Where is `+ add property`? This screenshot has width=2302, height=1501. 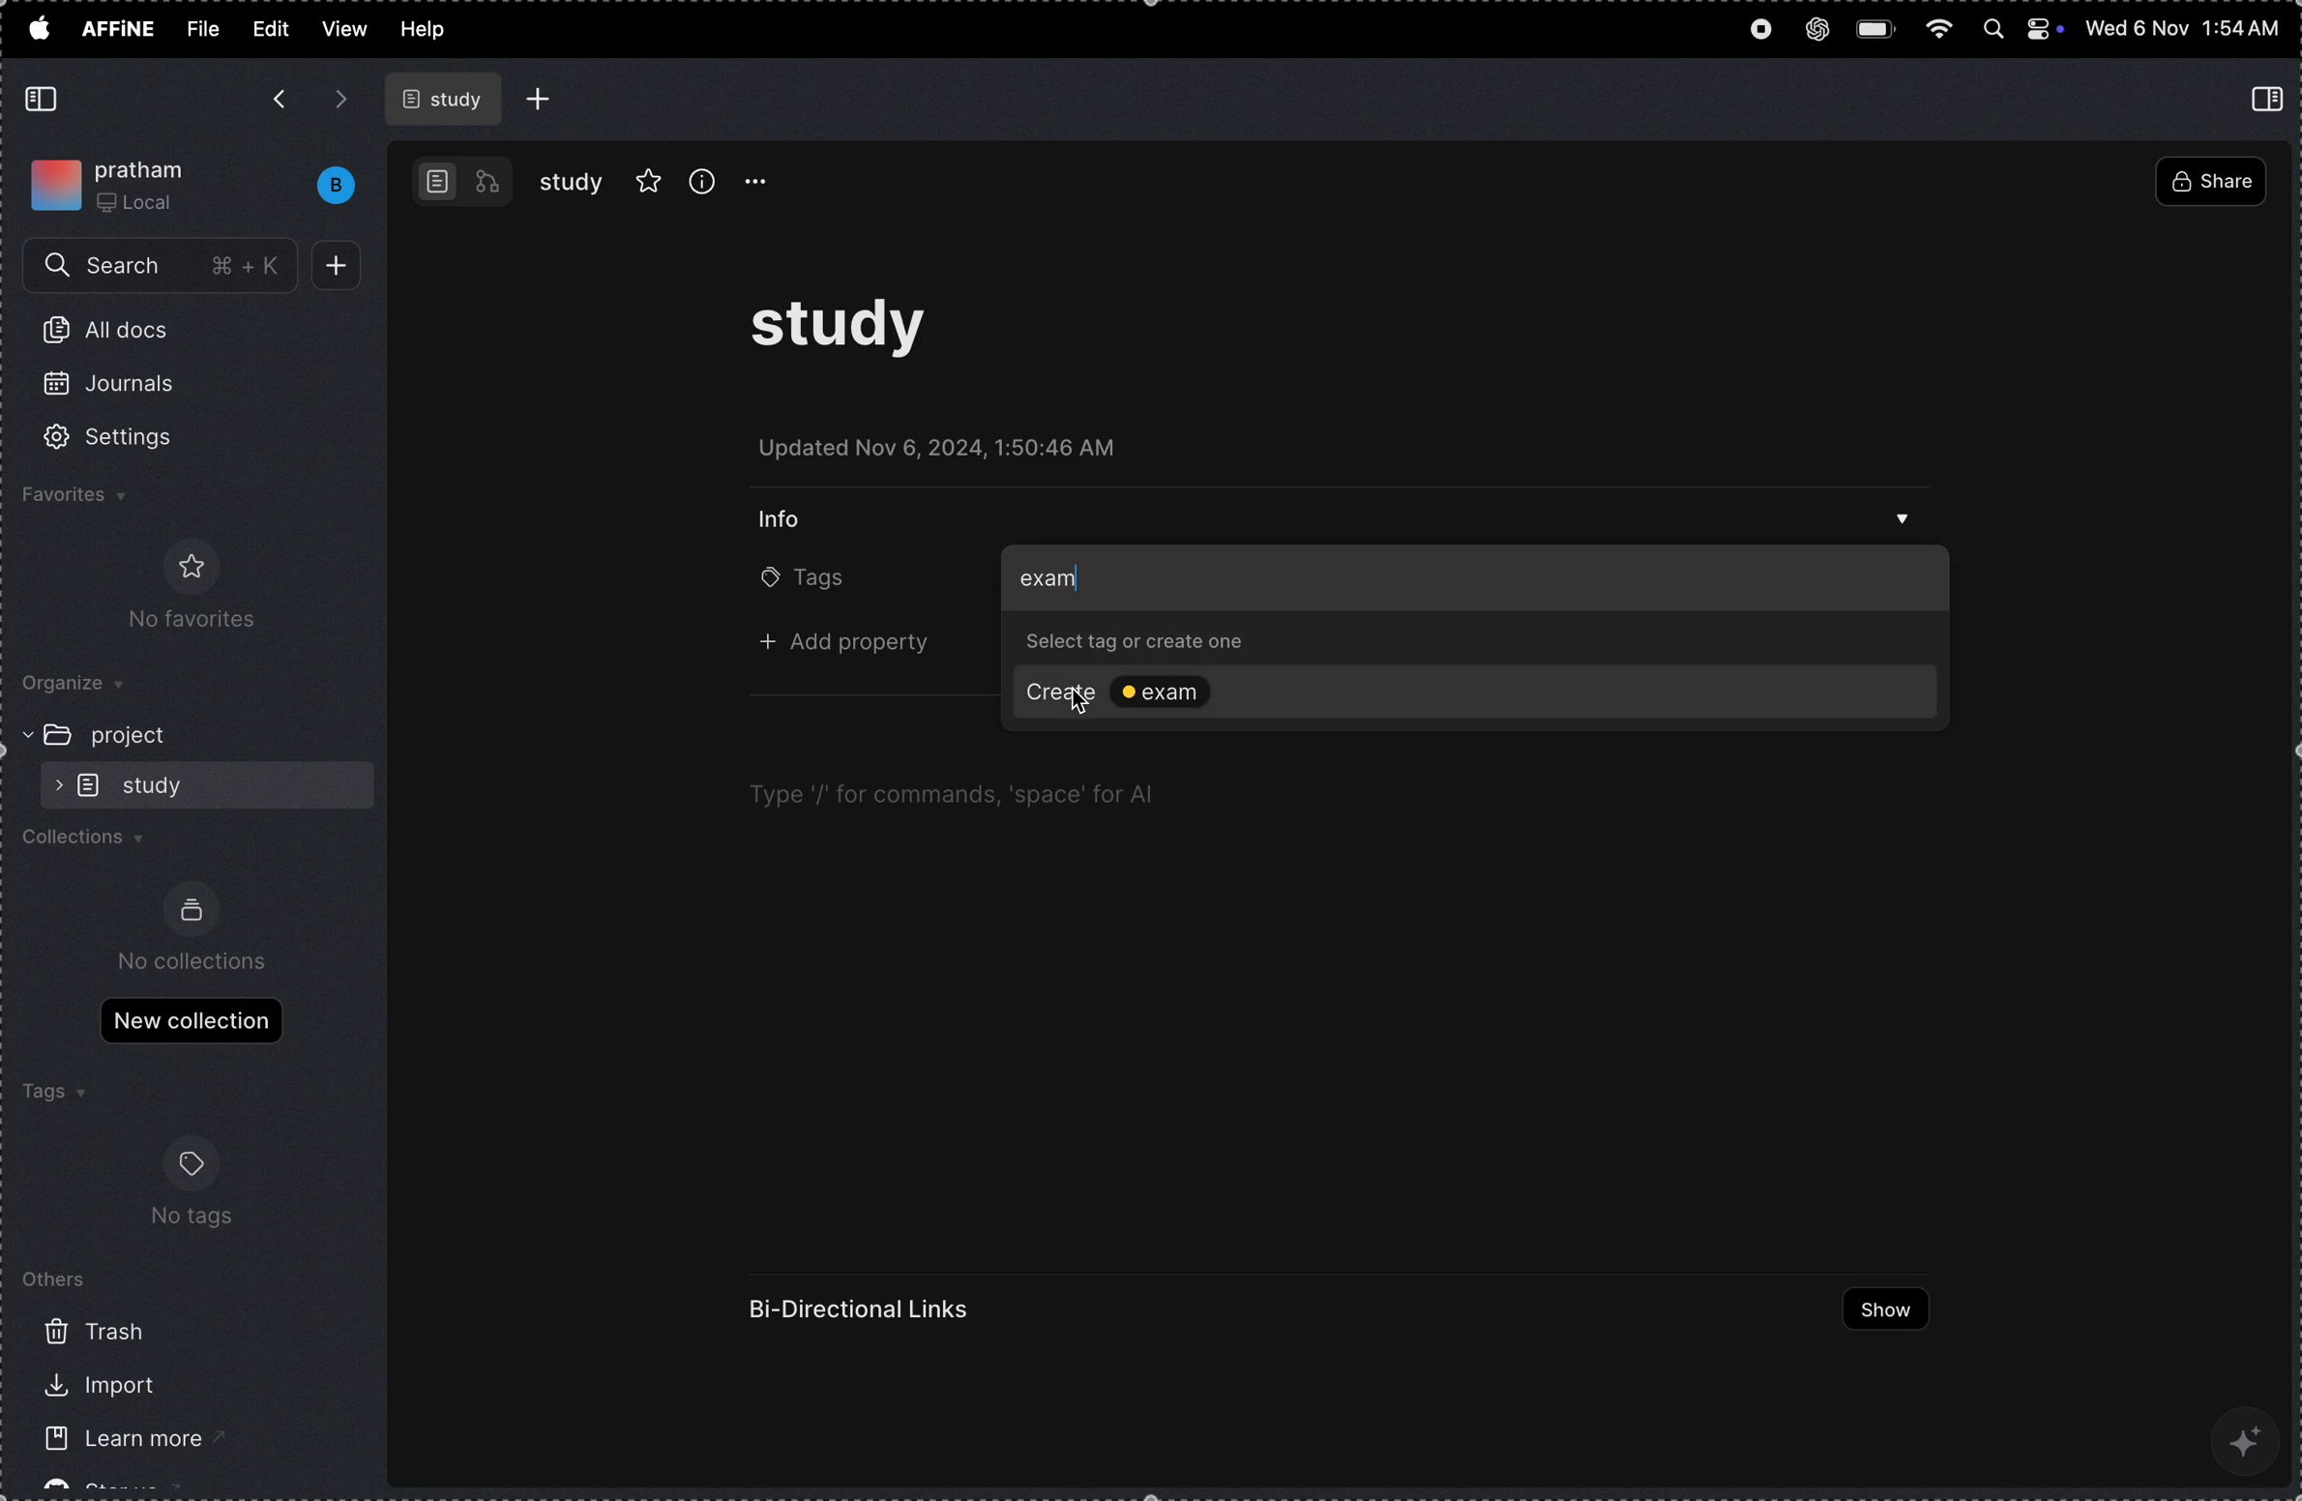
+ add property is located at coordinates (855, 645).